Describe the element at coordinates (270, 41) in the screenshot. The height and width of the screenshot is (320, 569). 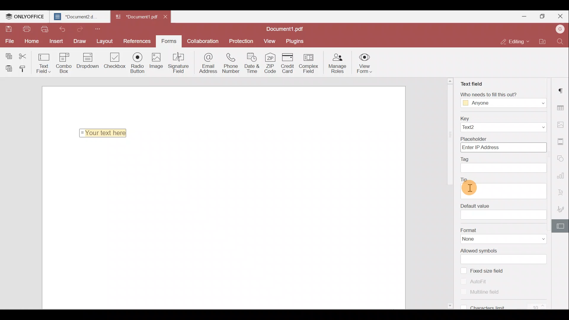
I see `View` at that location.